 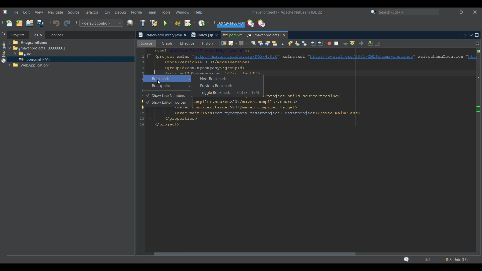 What do you see at coordinates (67, 24) in the screenshot?
I see `Redo` at bounding box center [67, 24].